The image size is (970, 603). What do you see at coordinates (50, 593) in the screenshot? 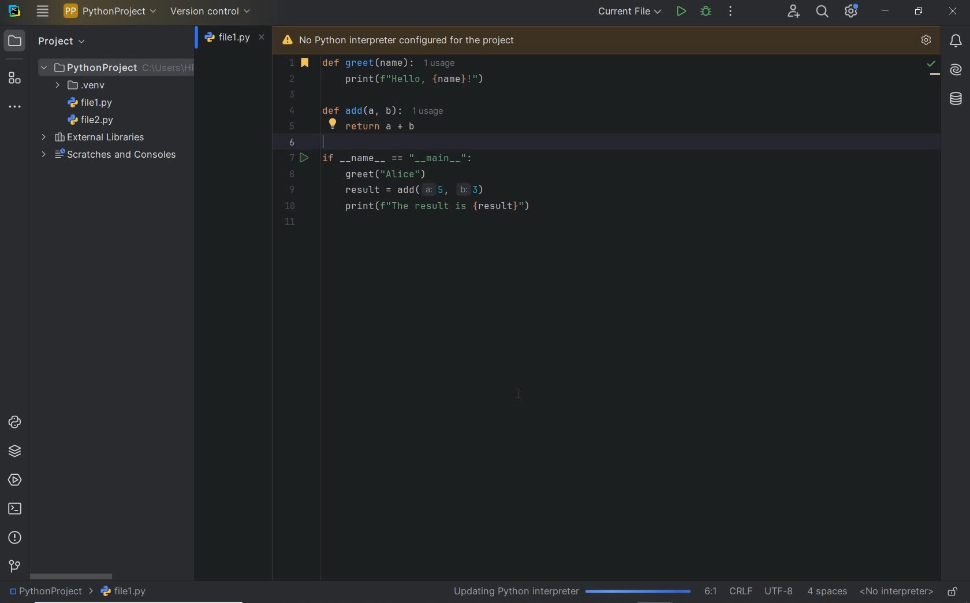
I see `project name` at bounding box center [50, 593].